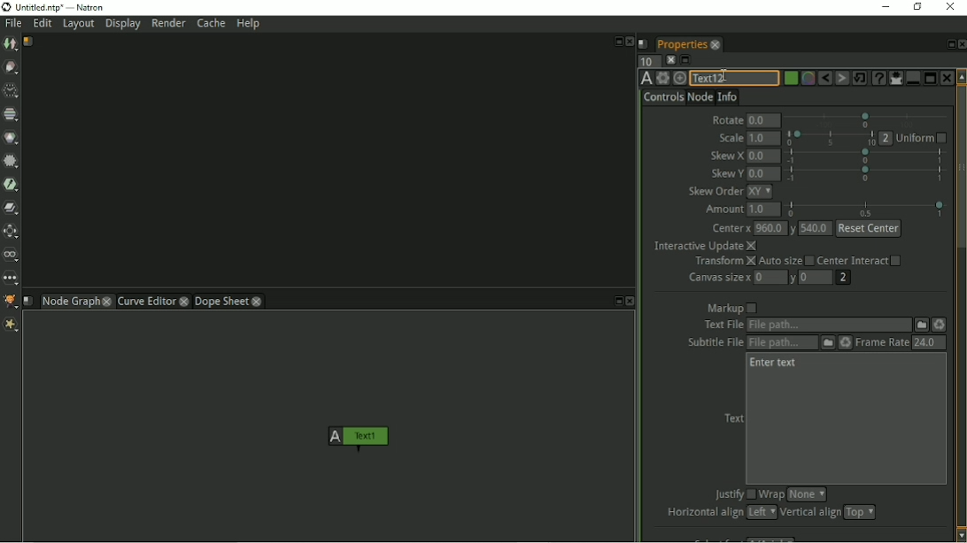  Describe the element at coordinates (12, 185) in the screenshot. I see `Keyer` at that location.